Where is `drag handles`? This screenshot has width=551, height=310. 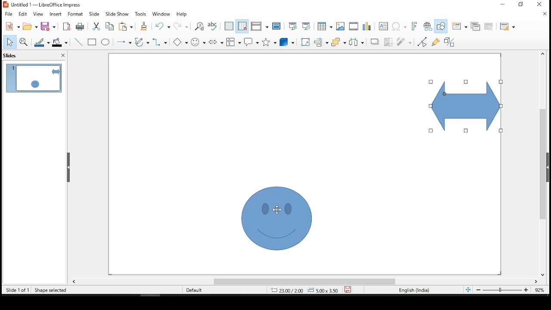
drag handles is located at coordinates (69, 167).